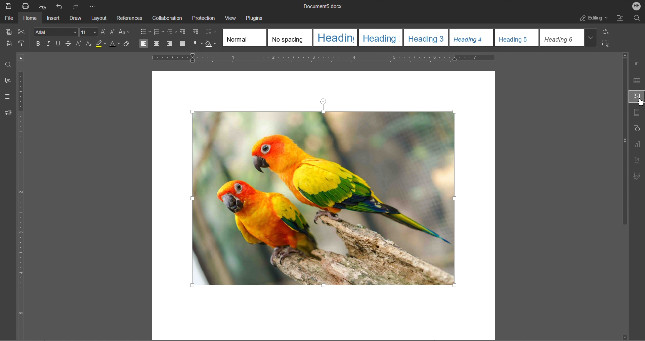 This screenshot has height=341, width=645. Describe the element at coordinates (54, 19) in the screenshot. I see `Insert` at that location.